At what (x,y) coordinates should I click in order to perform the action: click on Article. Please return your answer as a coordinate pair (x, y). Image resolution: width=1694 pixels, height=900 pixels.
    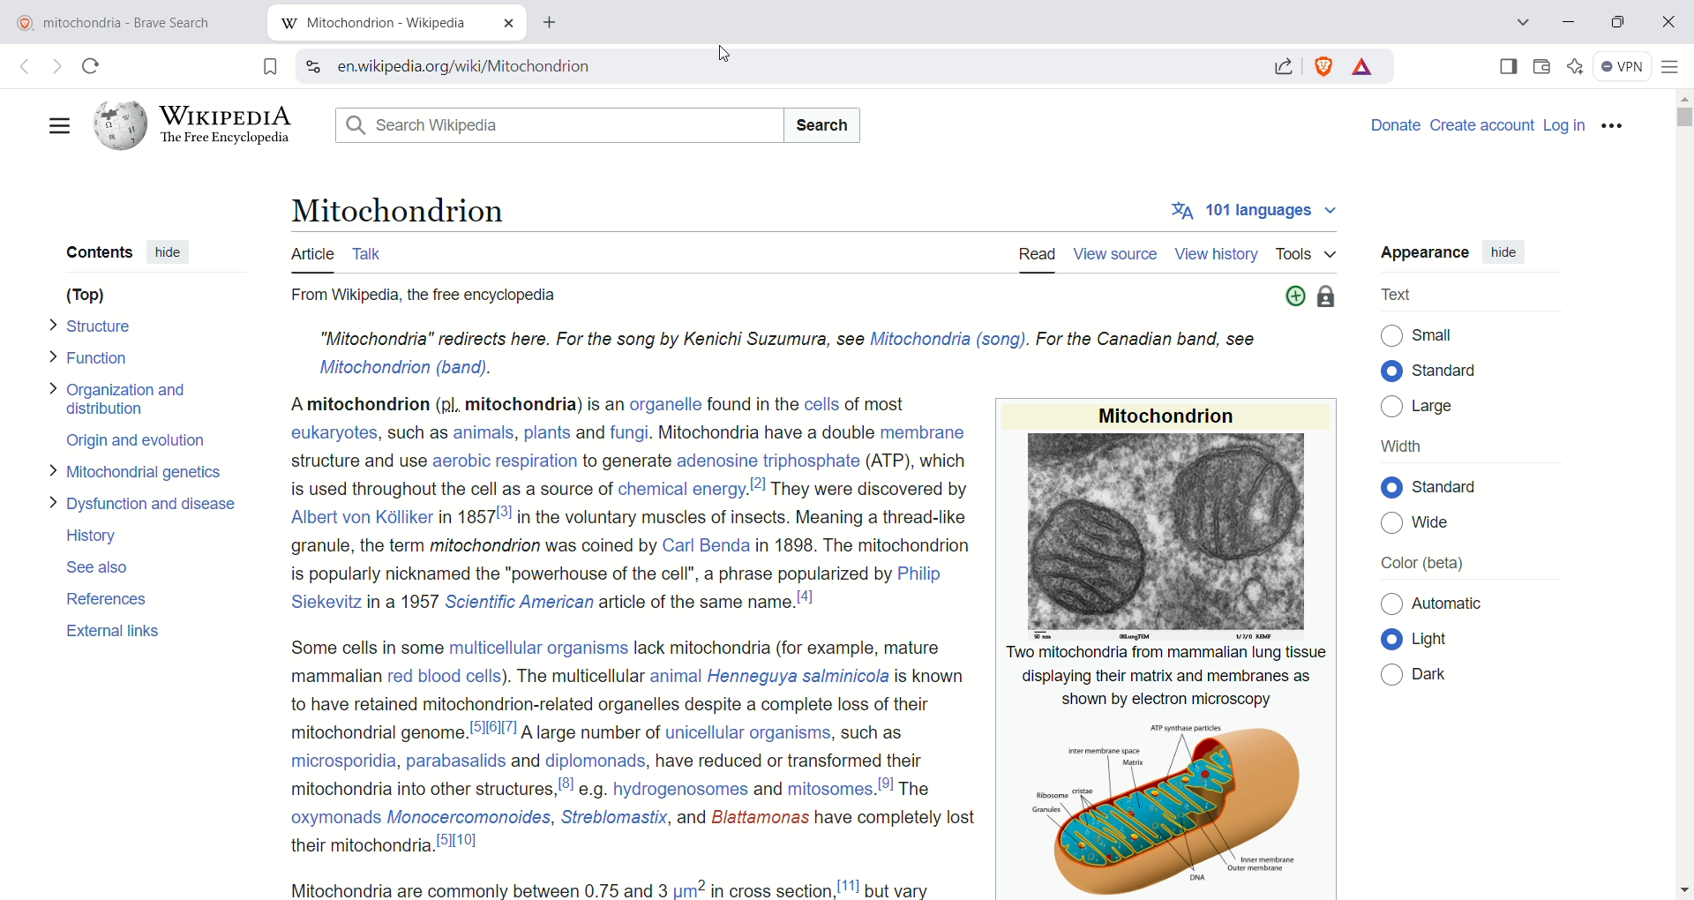
    Looking at the image, I should click on (311, 255).